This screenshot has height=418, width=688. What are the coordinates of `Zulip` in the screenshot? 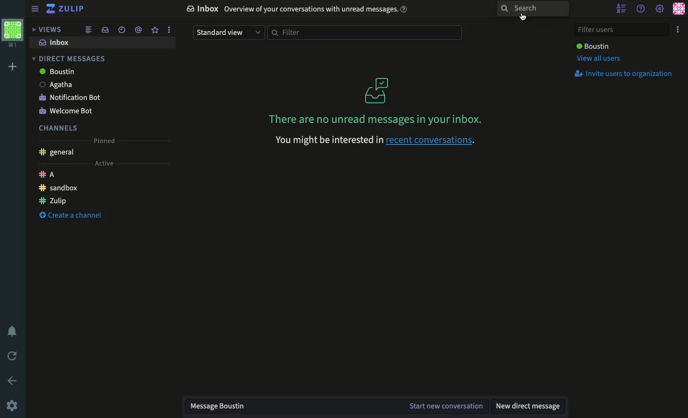 It's located at (67, 9).